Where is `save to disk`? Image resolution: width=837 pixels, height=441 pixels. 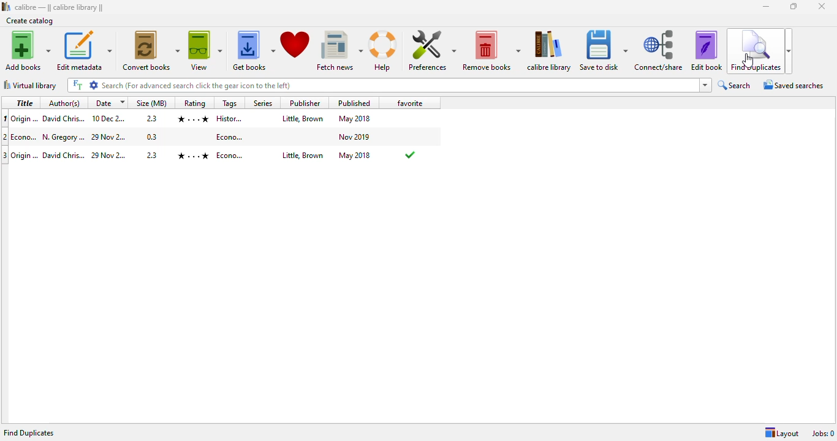
save to disk is located at coordinates (604, 51).